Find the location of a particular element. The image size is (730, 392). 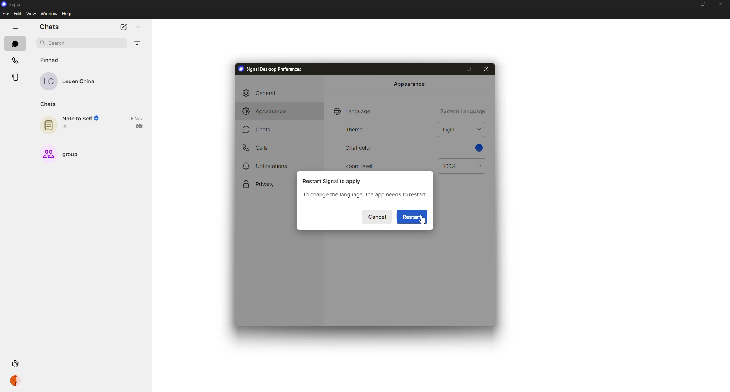

maximize is located at coordinates (469, 68).